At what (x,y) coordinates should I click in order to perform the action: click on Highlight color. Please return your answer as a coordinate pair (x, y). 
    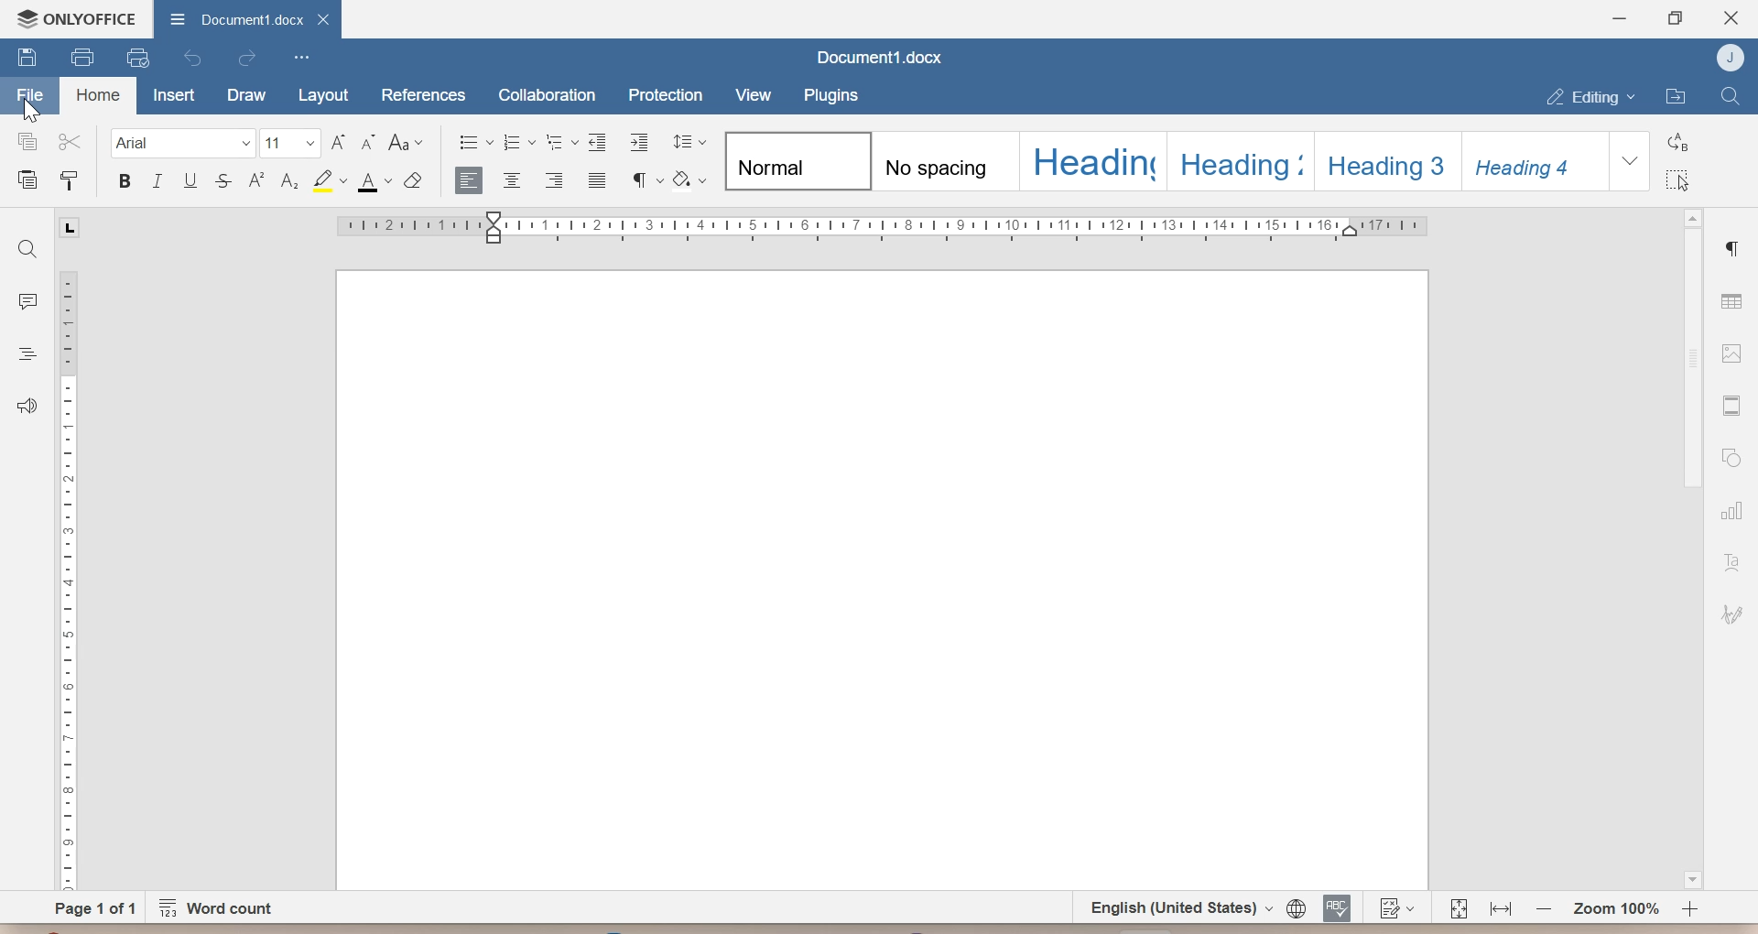
    Looking at the image, I should click on (327, 181).